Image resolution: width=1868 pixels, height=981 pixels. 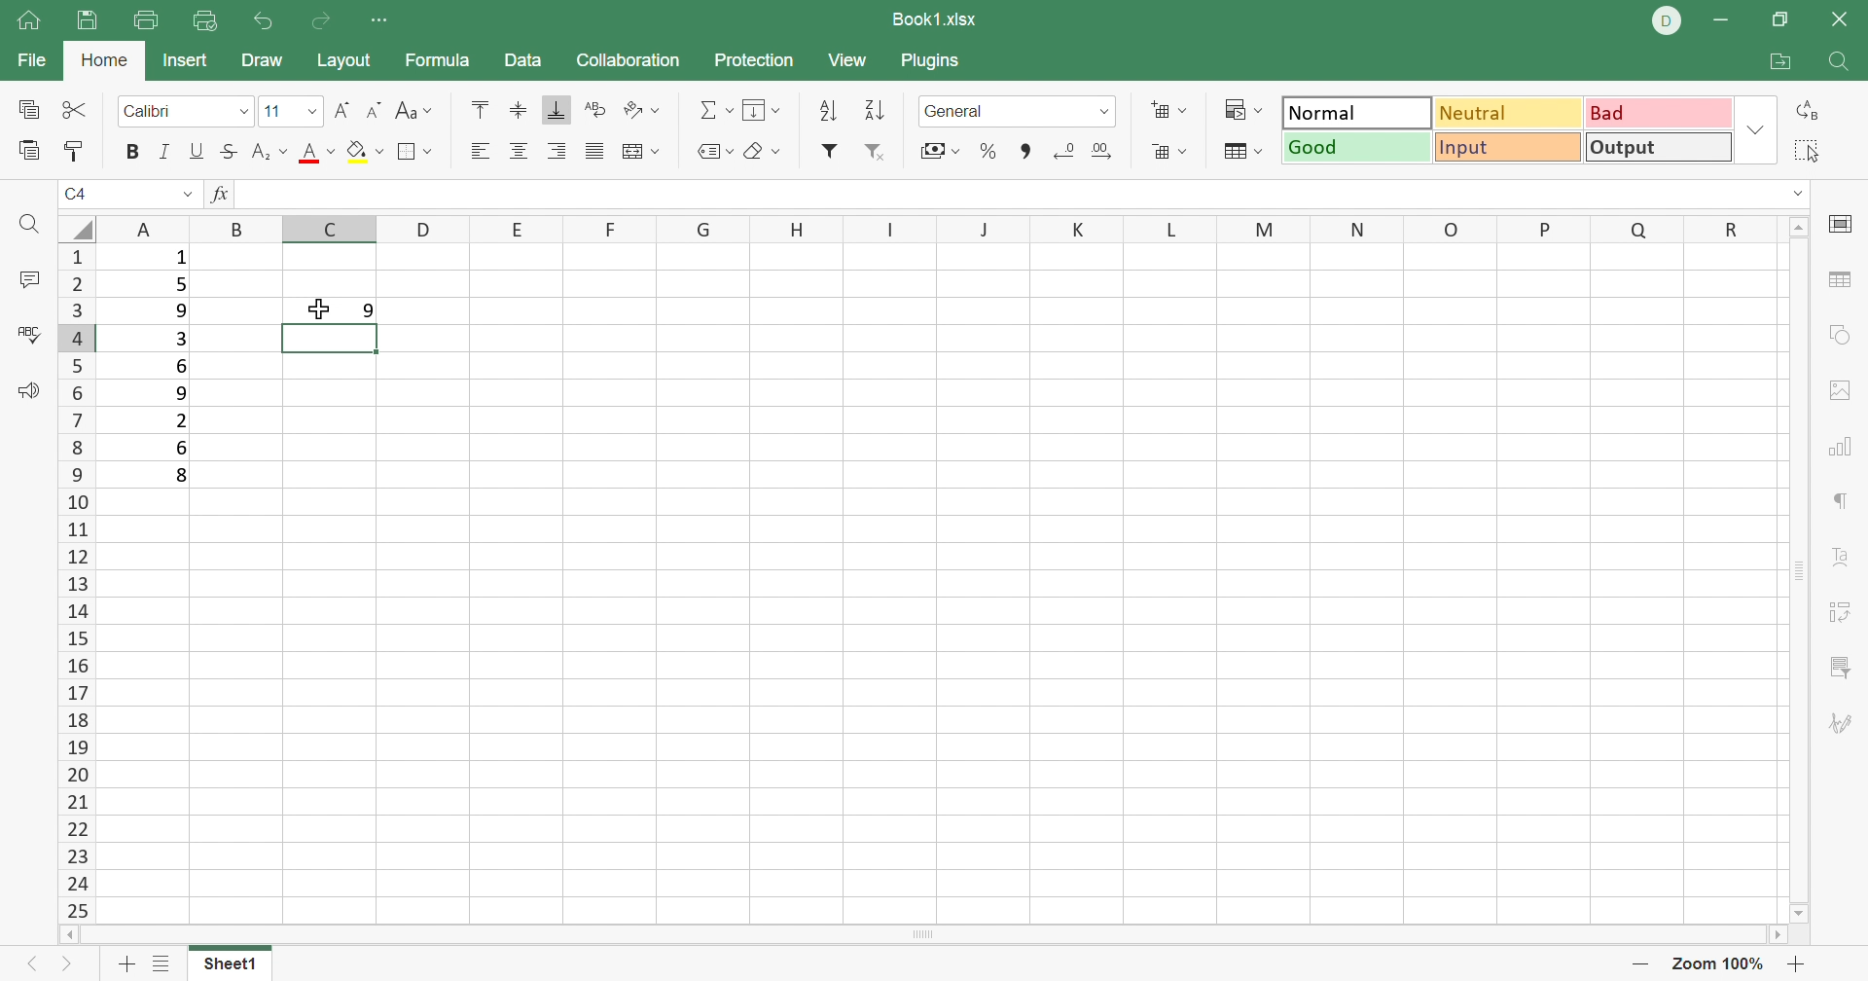 What do you see at coordinates (933, 65) in the screenshot?
I see `Plugins` at bounding box center [933, 65].